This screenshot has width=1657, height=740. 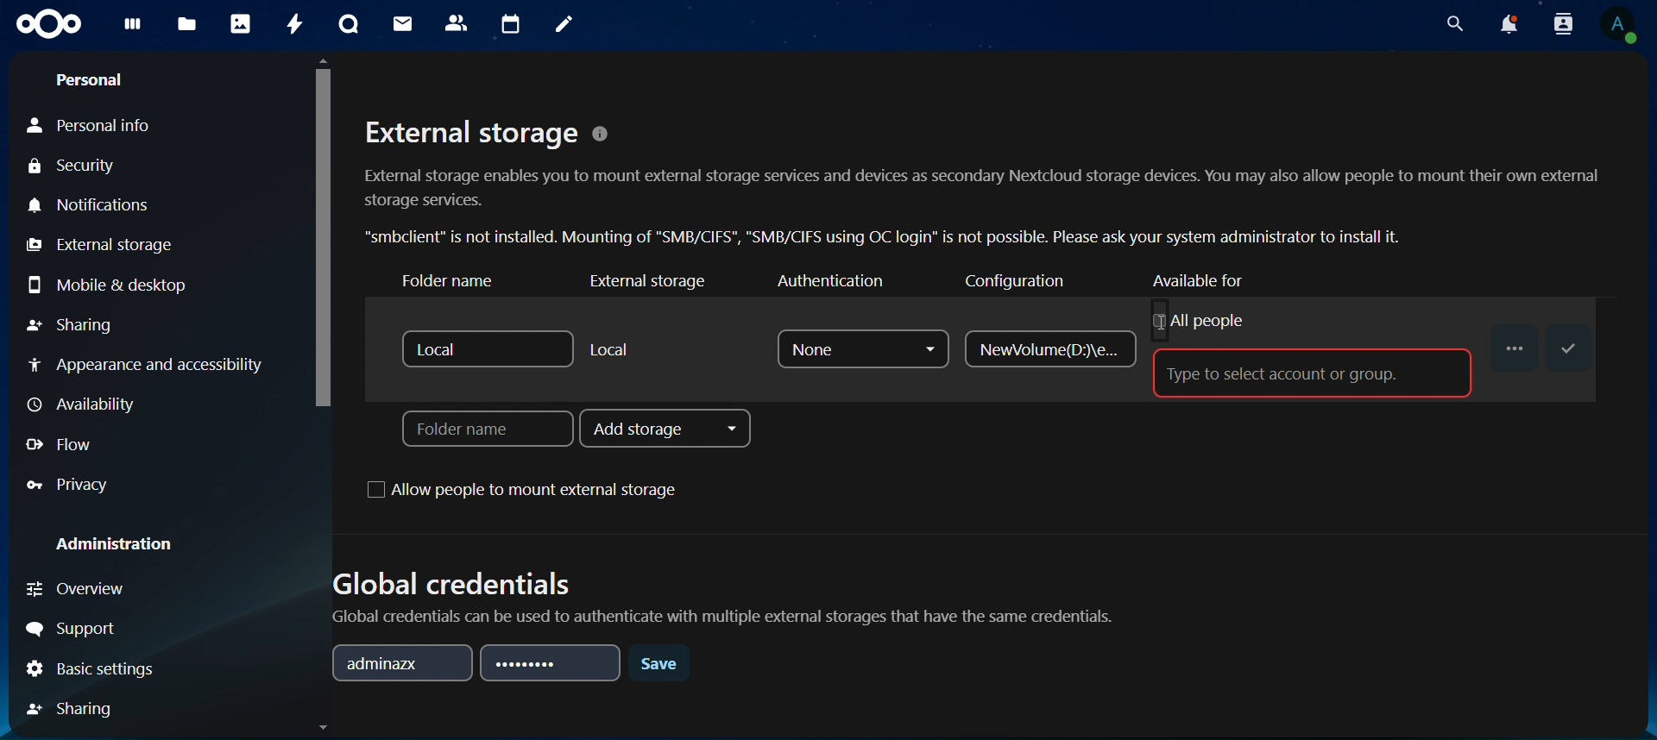 What do you see at coordinates (1198, 320) in the screenshot?
I see `all people` at bounding box center [1198, 320].